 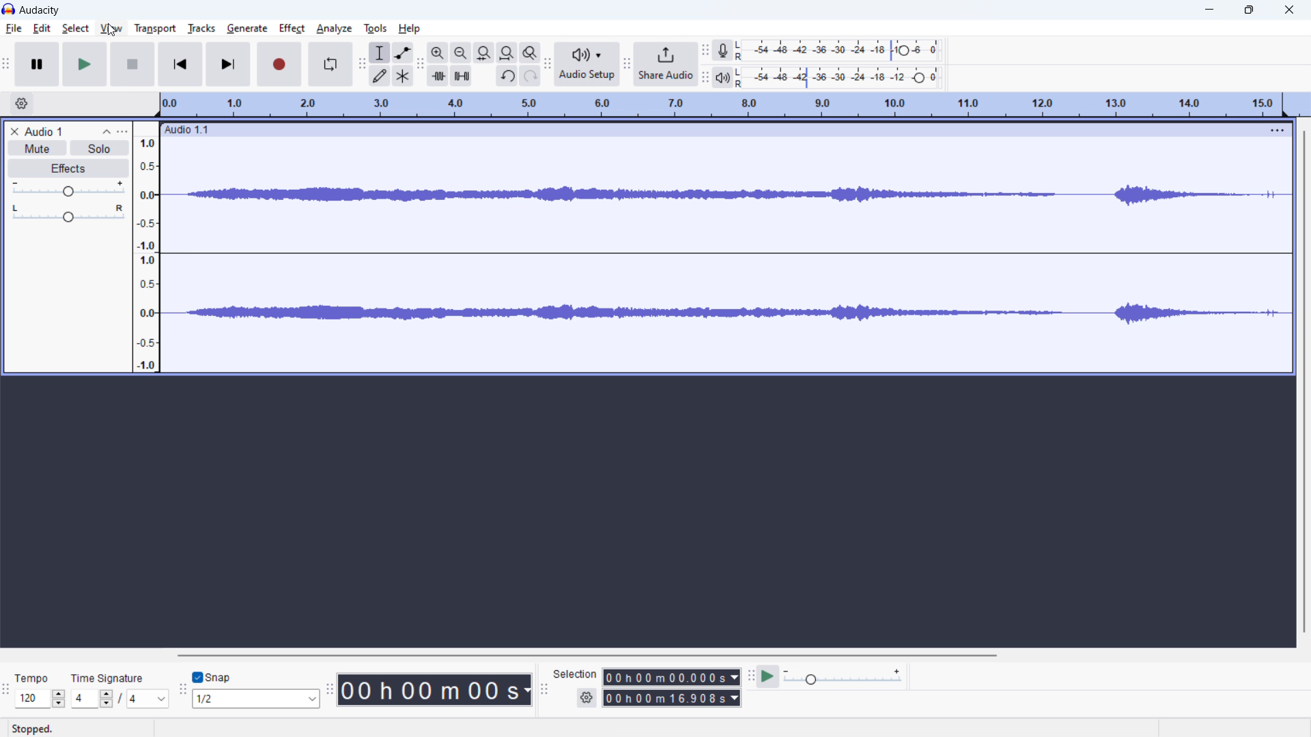 What do you see at coordinates (42, 29) in the screenshot?
I see `edit` at bounding box center [42, 29].